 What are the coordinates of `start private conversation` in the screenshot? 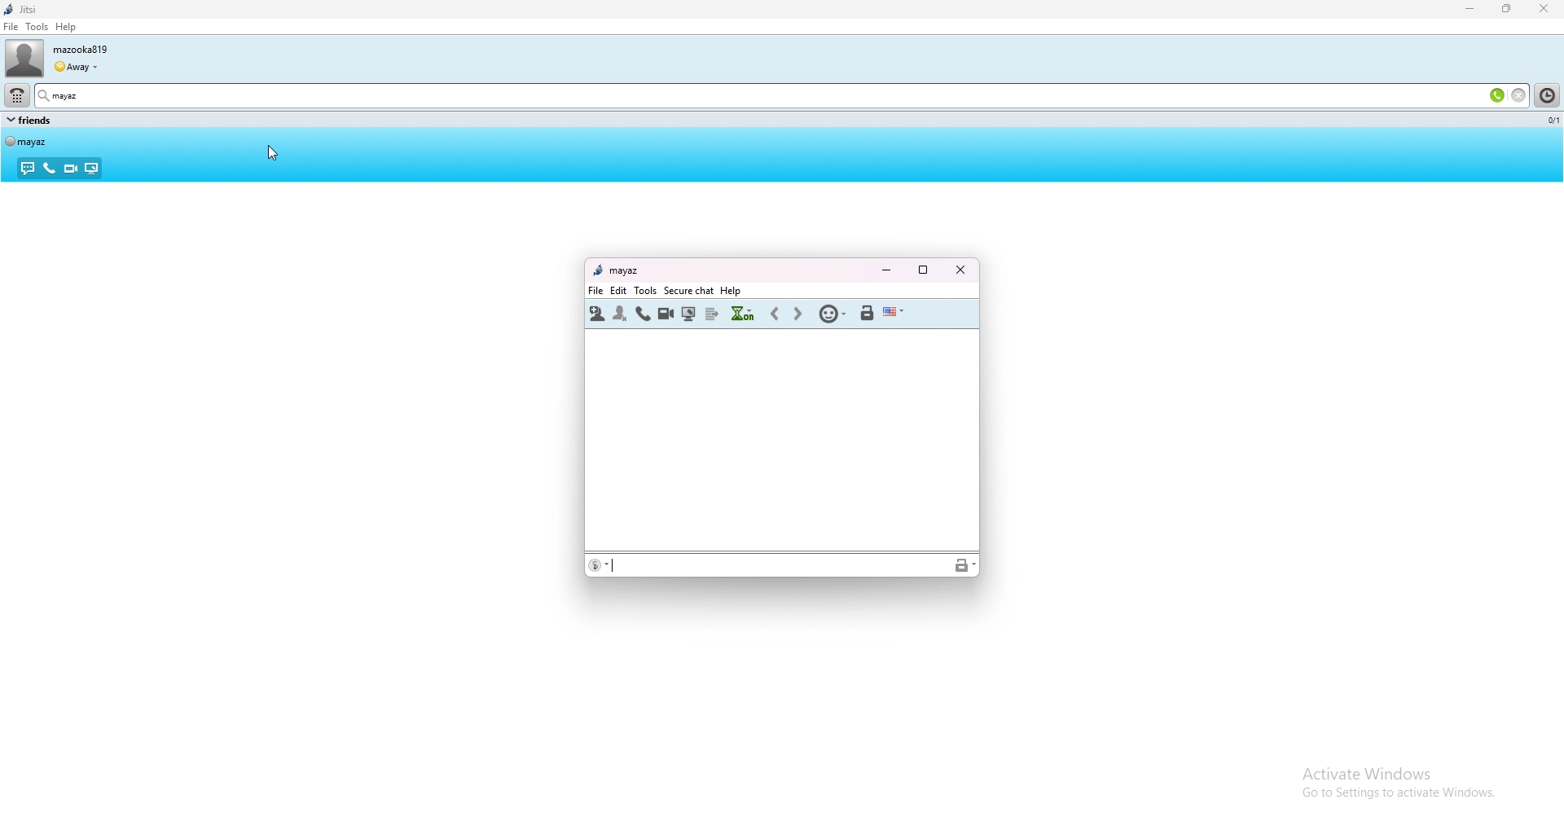 It's located at (867, 313).